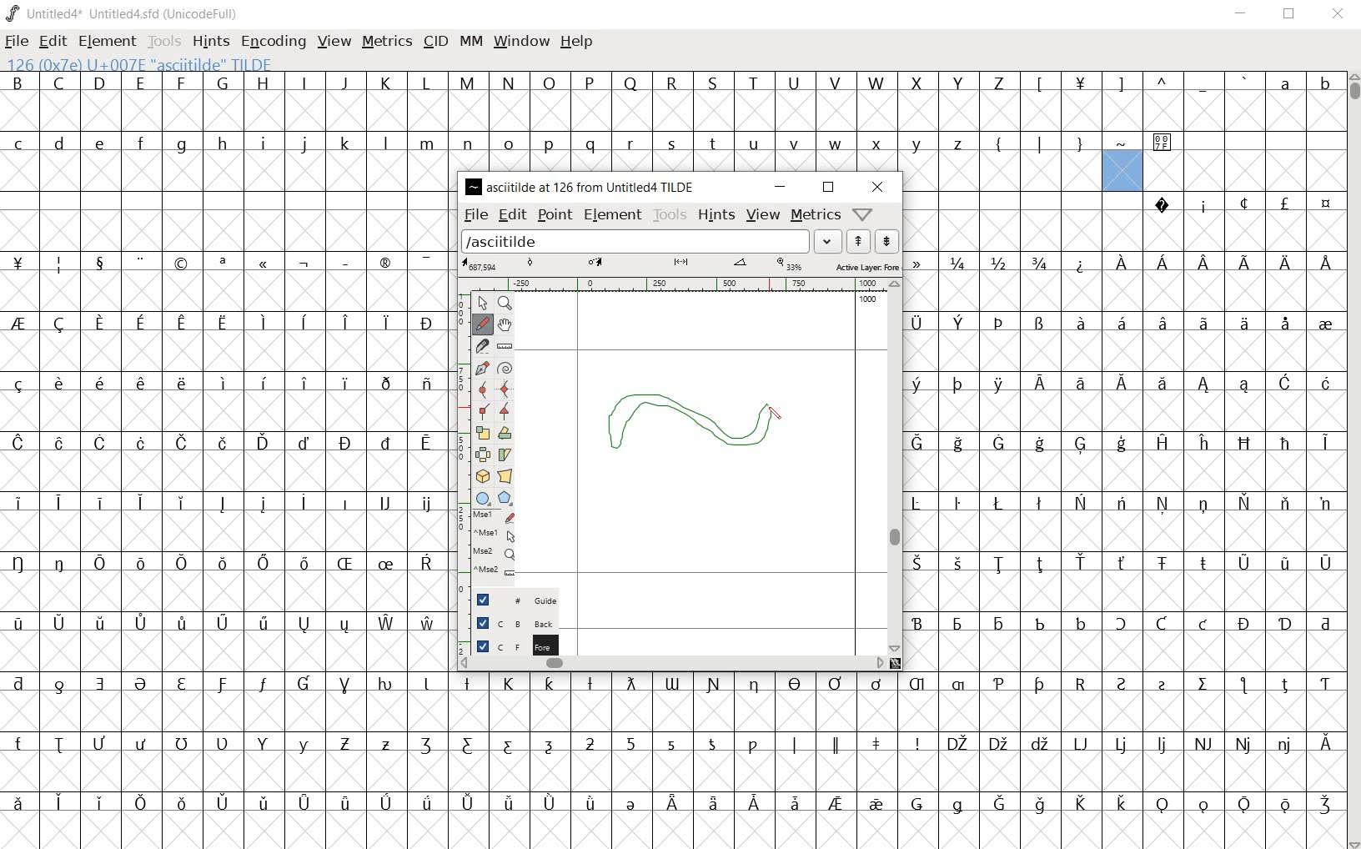 This screenshot has height=849, width=1361. Describe the element at coordinates (865, 214) in the screenshot. I see `Help/Window` at that location.